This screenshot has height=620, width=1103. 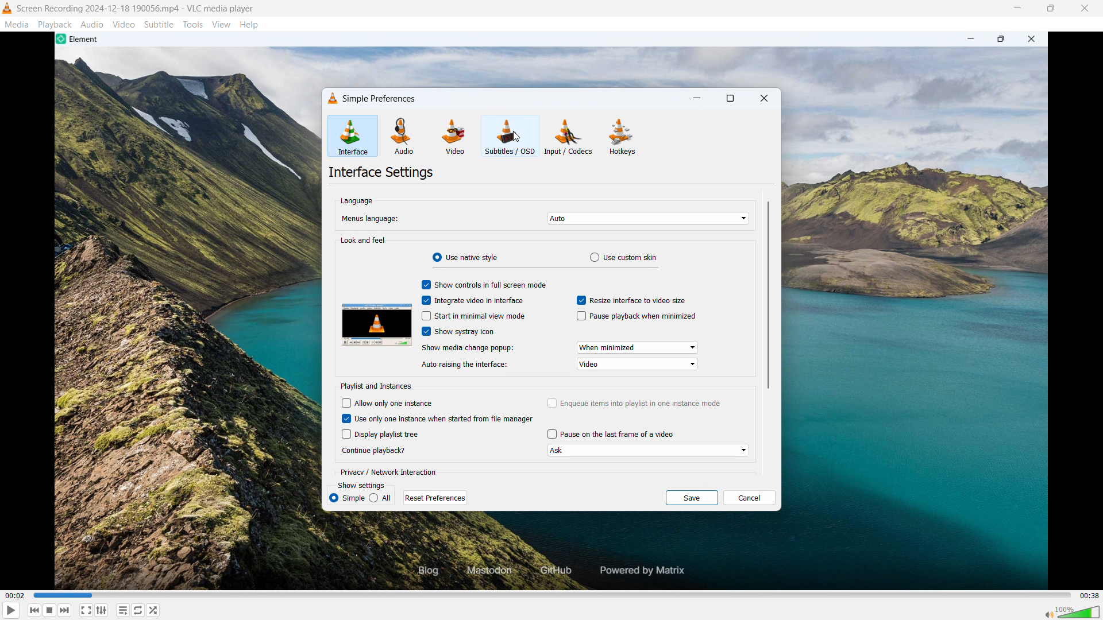 I want to click on toggle playlist, so click(x=102, y=610).